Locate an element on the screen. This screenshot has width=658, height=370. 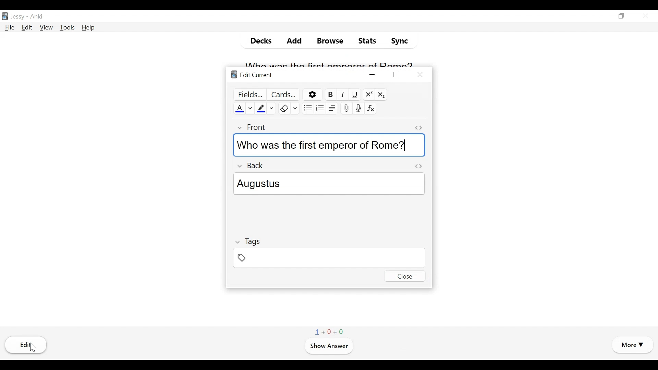
minimize is located at coordinates (598, 16).